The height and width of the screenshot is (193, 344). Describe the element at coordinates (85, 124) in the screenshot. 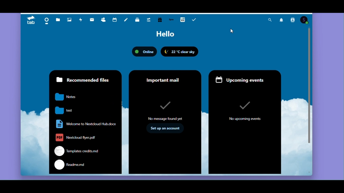

I see `welcome to nextcloud` at that location.